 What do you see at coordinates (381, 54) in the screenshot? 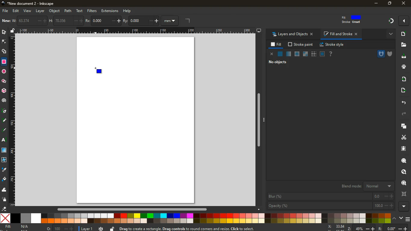
I see `hole` at bounding box center [381, 54].